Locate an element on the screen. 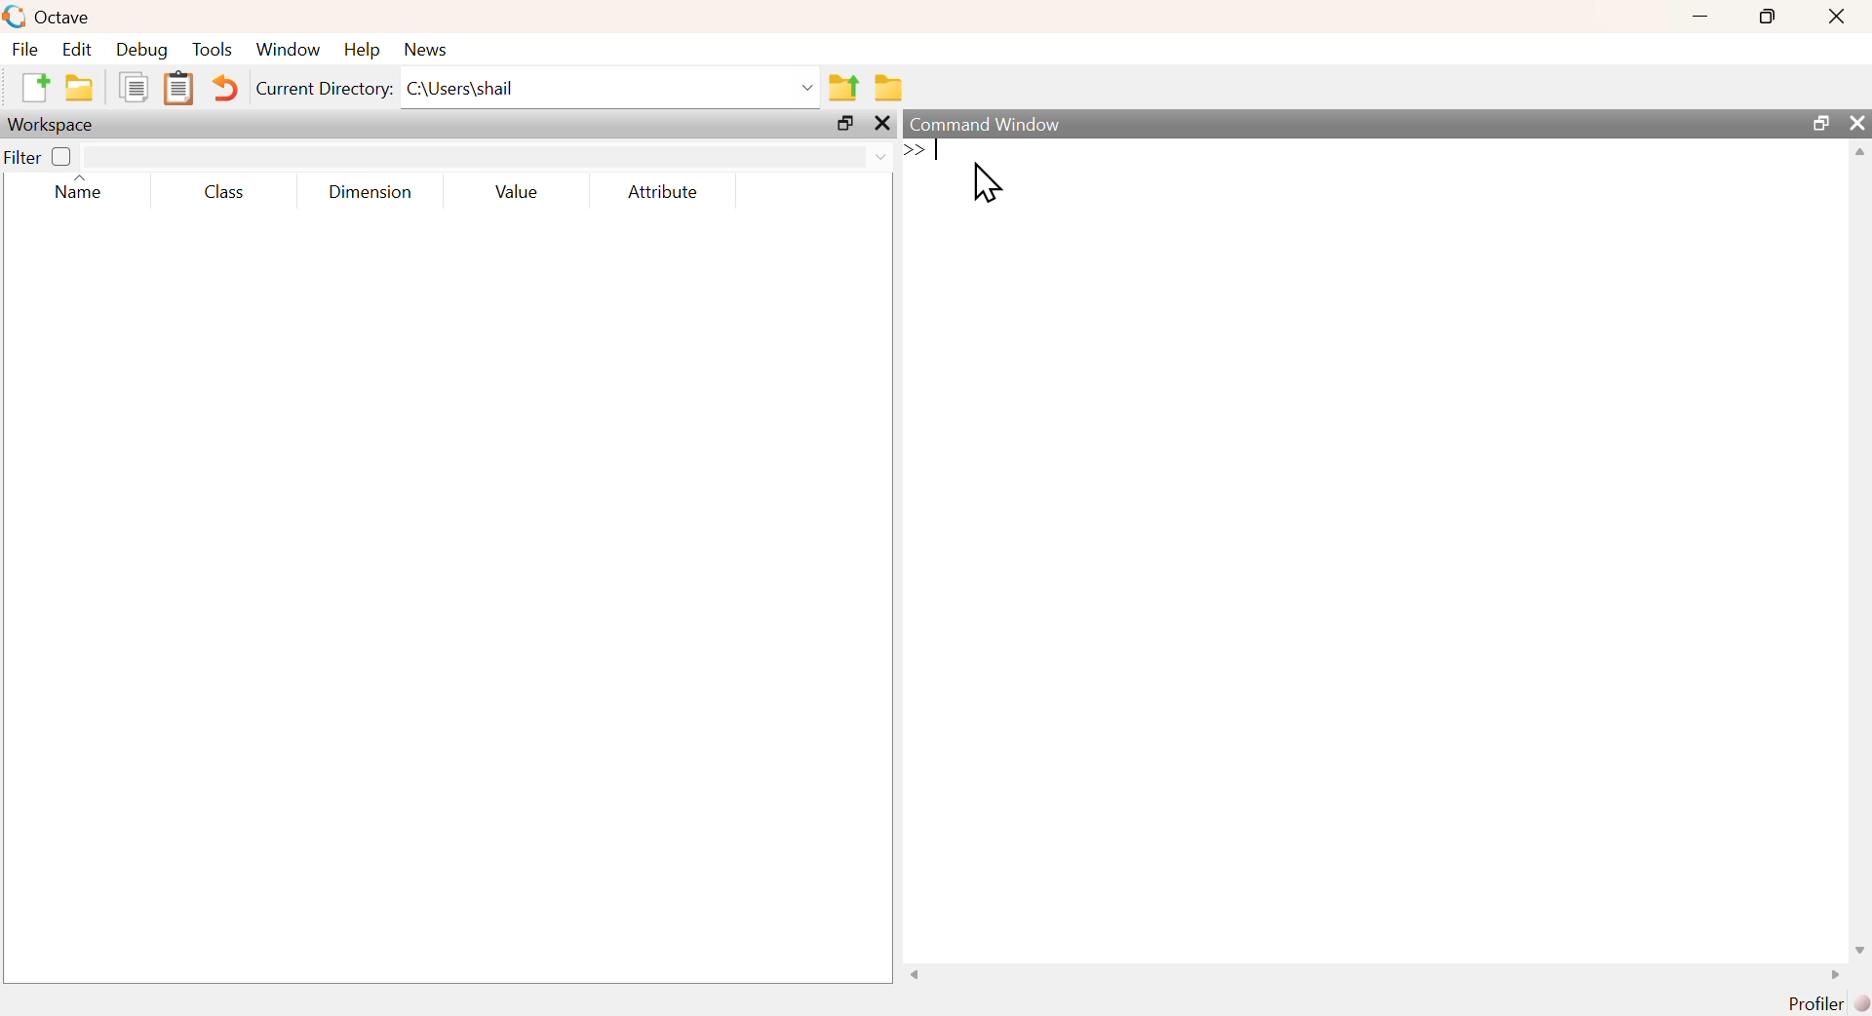 The image size is (1872, 1016). ‘Window is located at coordinates (286, 51).